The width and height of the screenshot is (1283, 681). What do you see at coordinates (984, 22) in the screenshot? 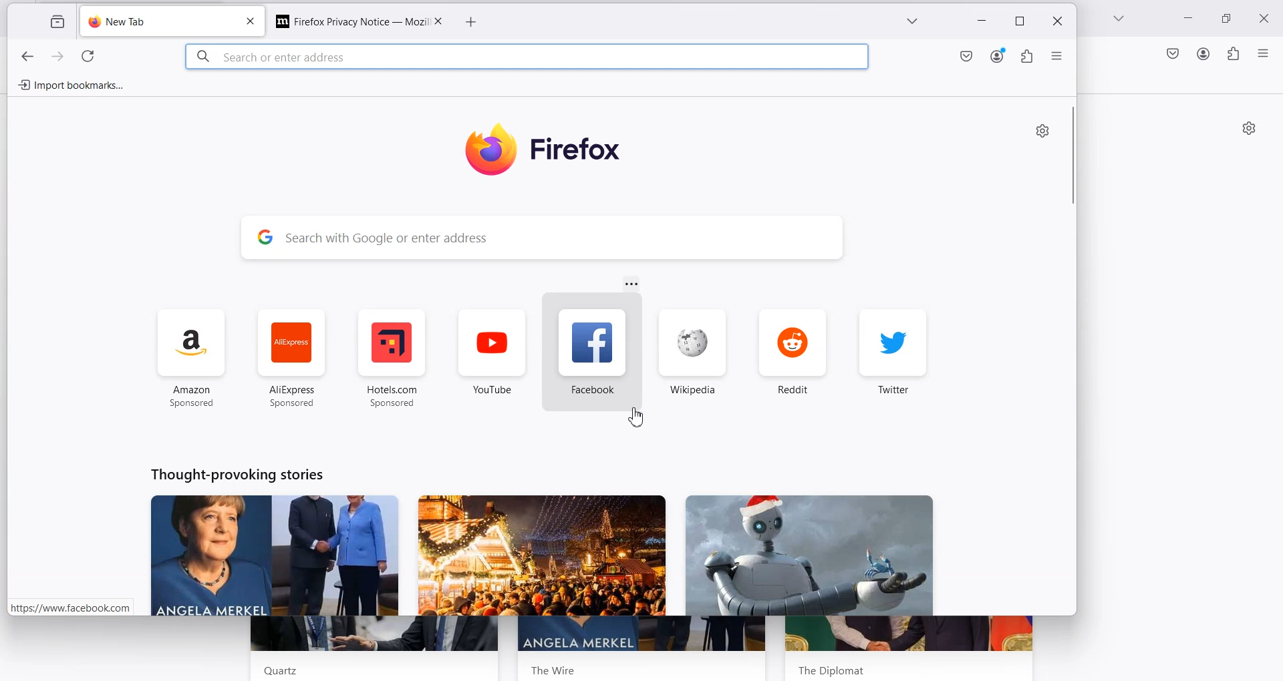
I see `minimize` at bounding box center [984, 22].